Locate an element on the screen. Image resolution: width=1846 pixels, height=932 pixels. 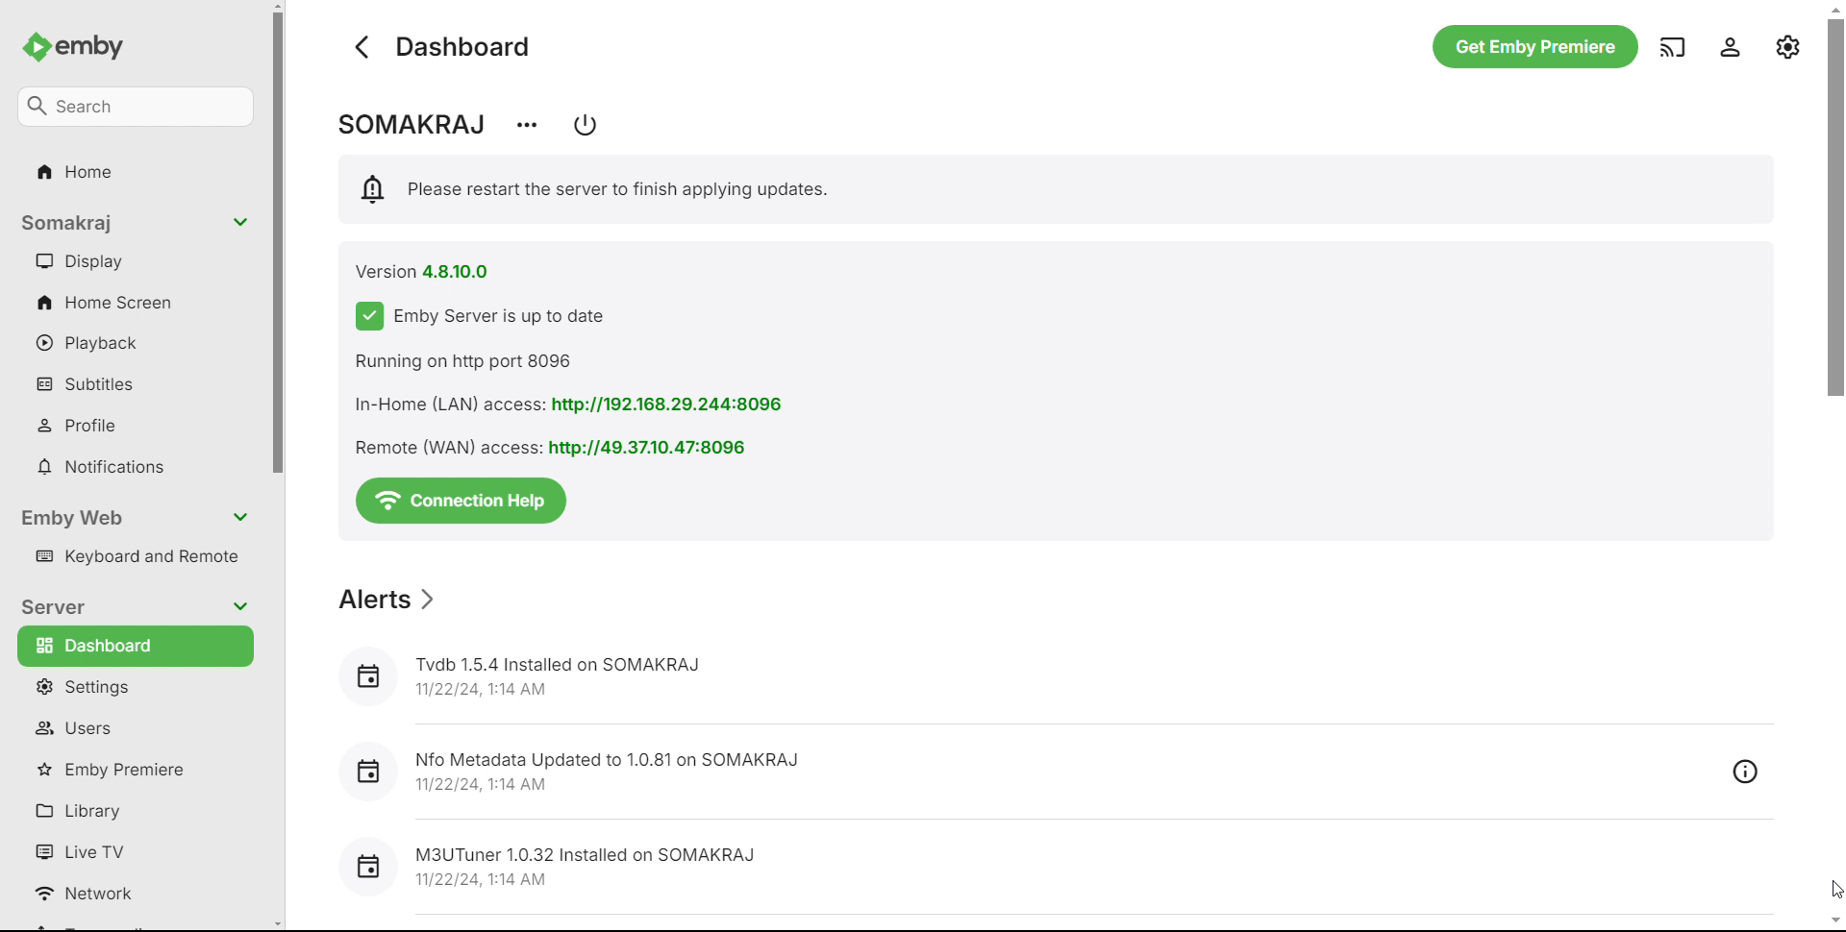
Remote (WAN) access: | is located at coordinates (437, 448).